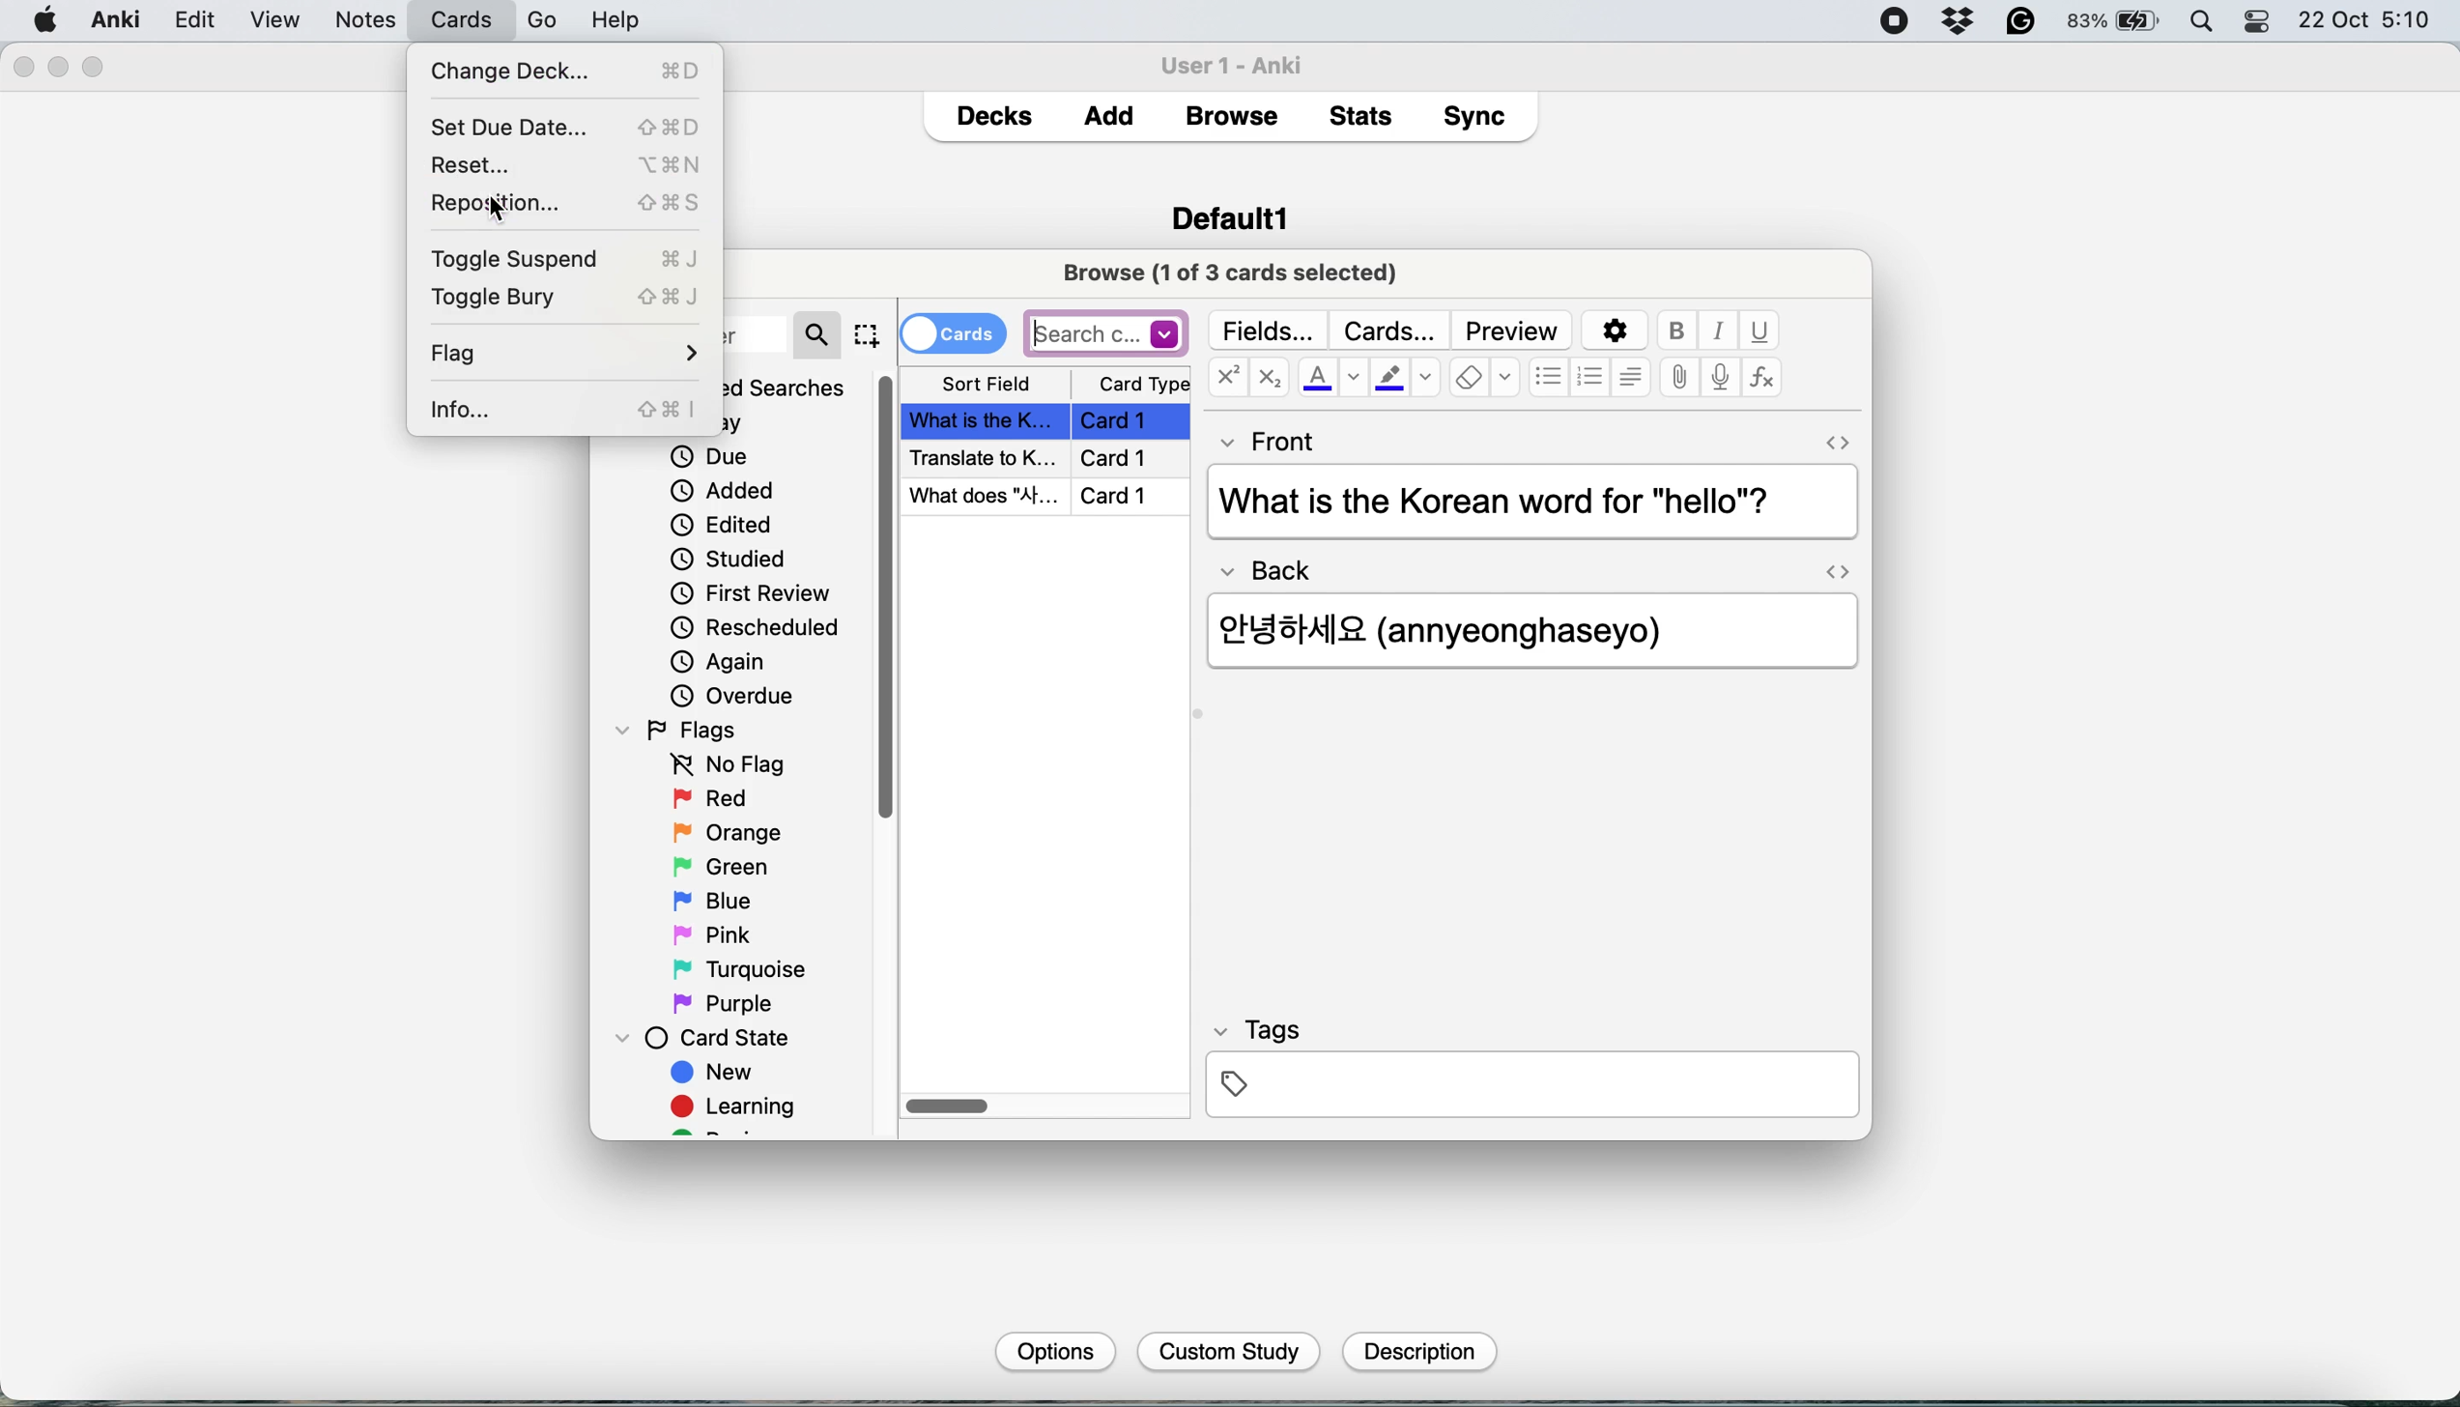 Image resolution: width=2460 pixels, height=1407 pixels. I want to click on battery, so click(2115, 22).